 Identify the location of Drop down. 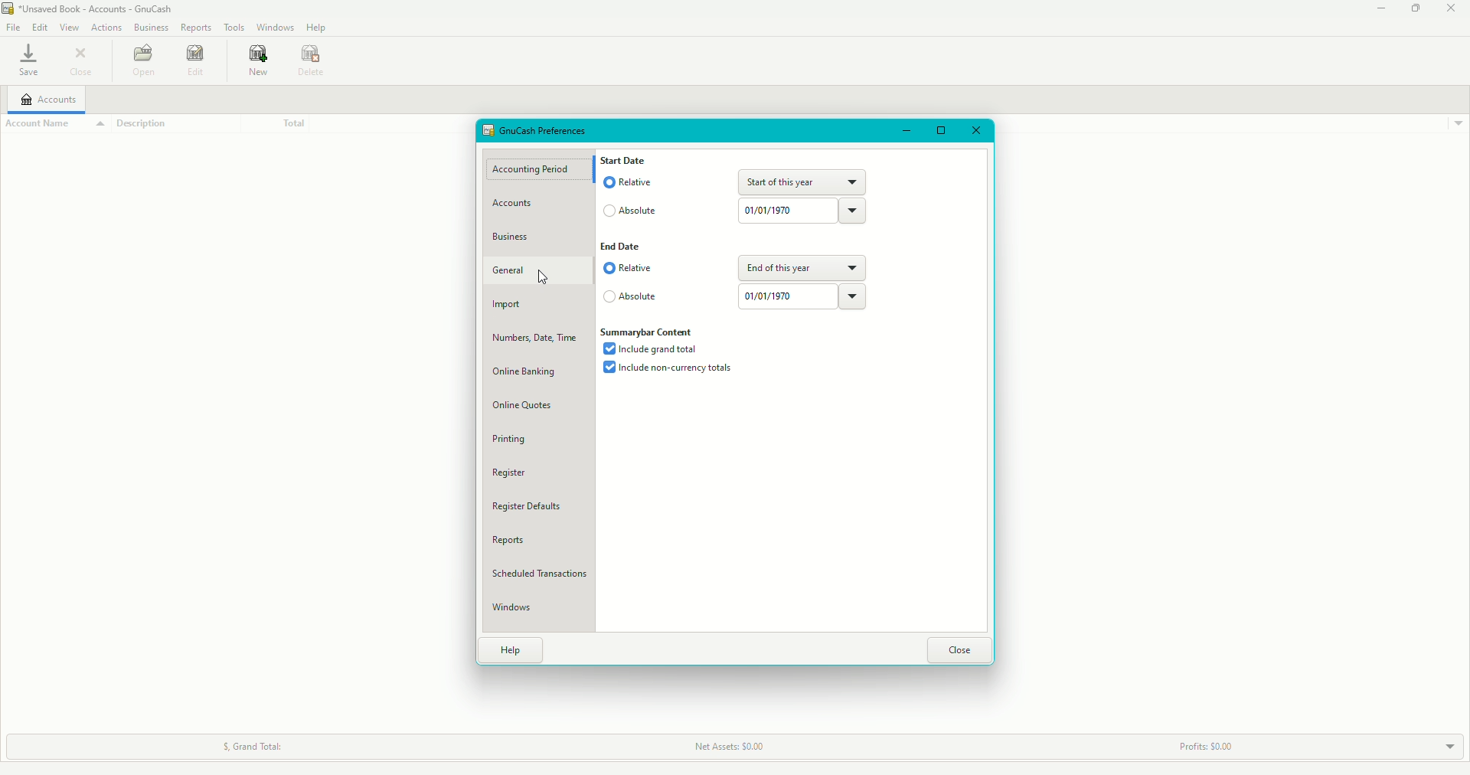
(1458, 123).